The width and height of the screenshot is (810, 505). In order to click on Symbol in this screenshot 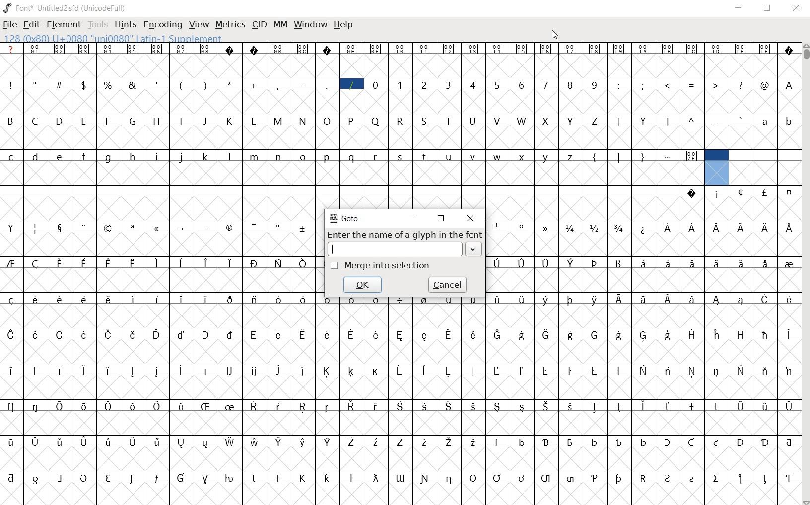, I will do `click(208, 442)`.